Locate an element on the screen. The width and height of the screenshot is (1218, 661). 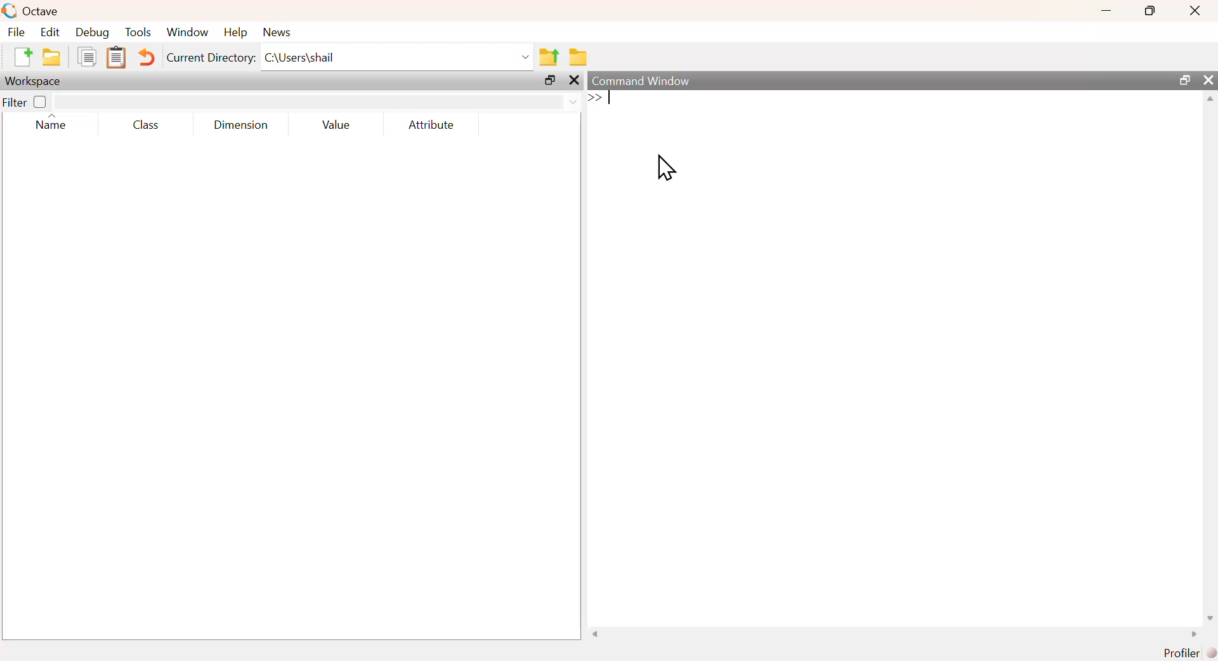
Help is located at coordinates (235, 32).